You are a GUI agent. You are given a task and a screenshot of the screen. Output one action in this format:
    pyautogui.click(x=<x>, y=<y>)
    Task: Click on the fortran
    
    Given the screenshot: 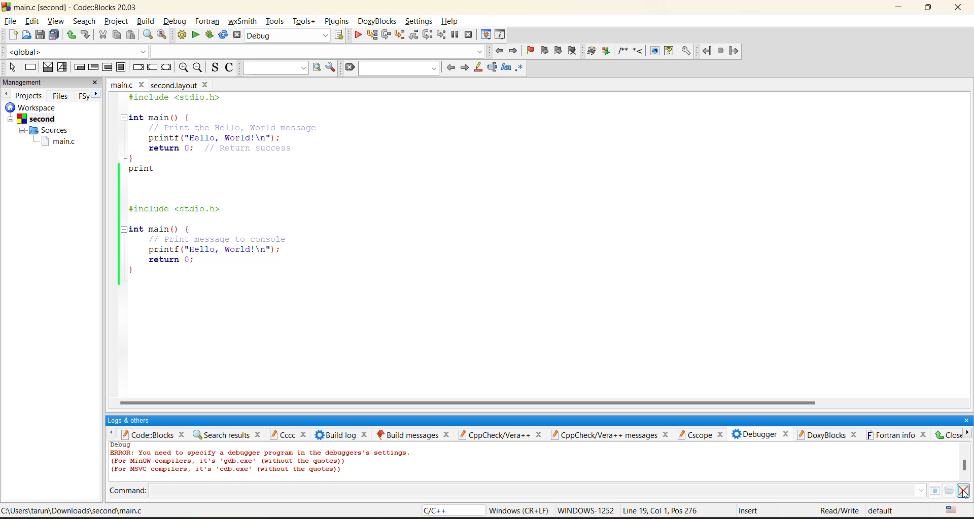 What is the action you would take?
    pyautogui.click(x=721, y=51)
    